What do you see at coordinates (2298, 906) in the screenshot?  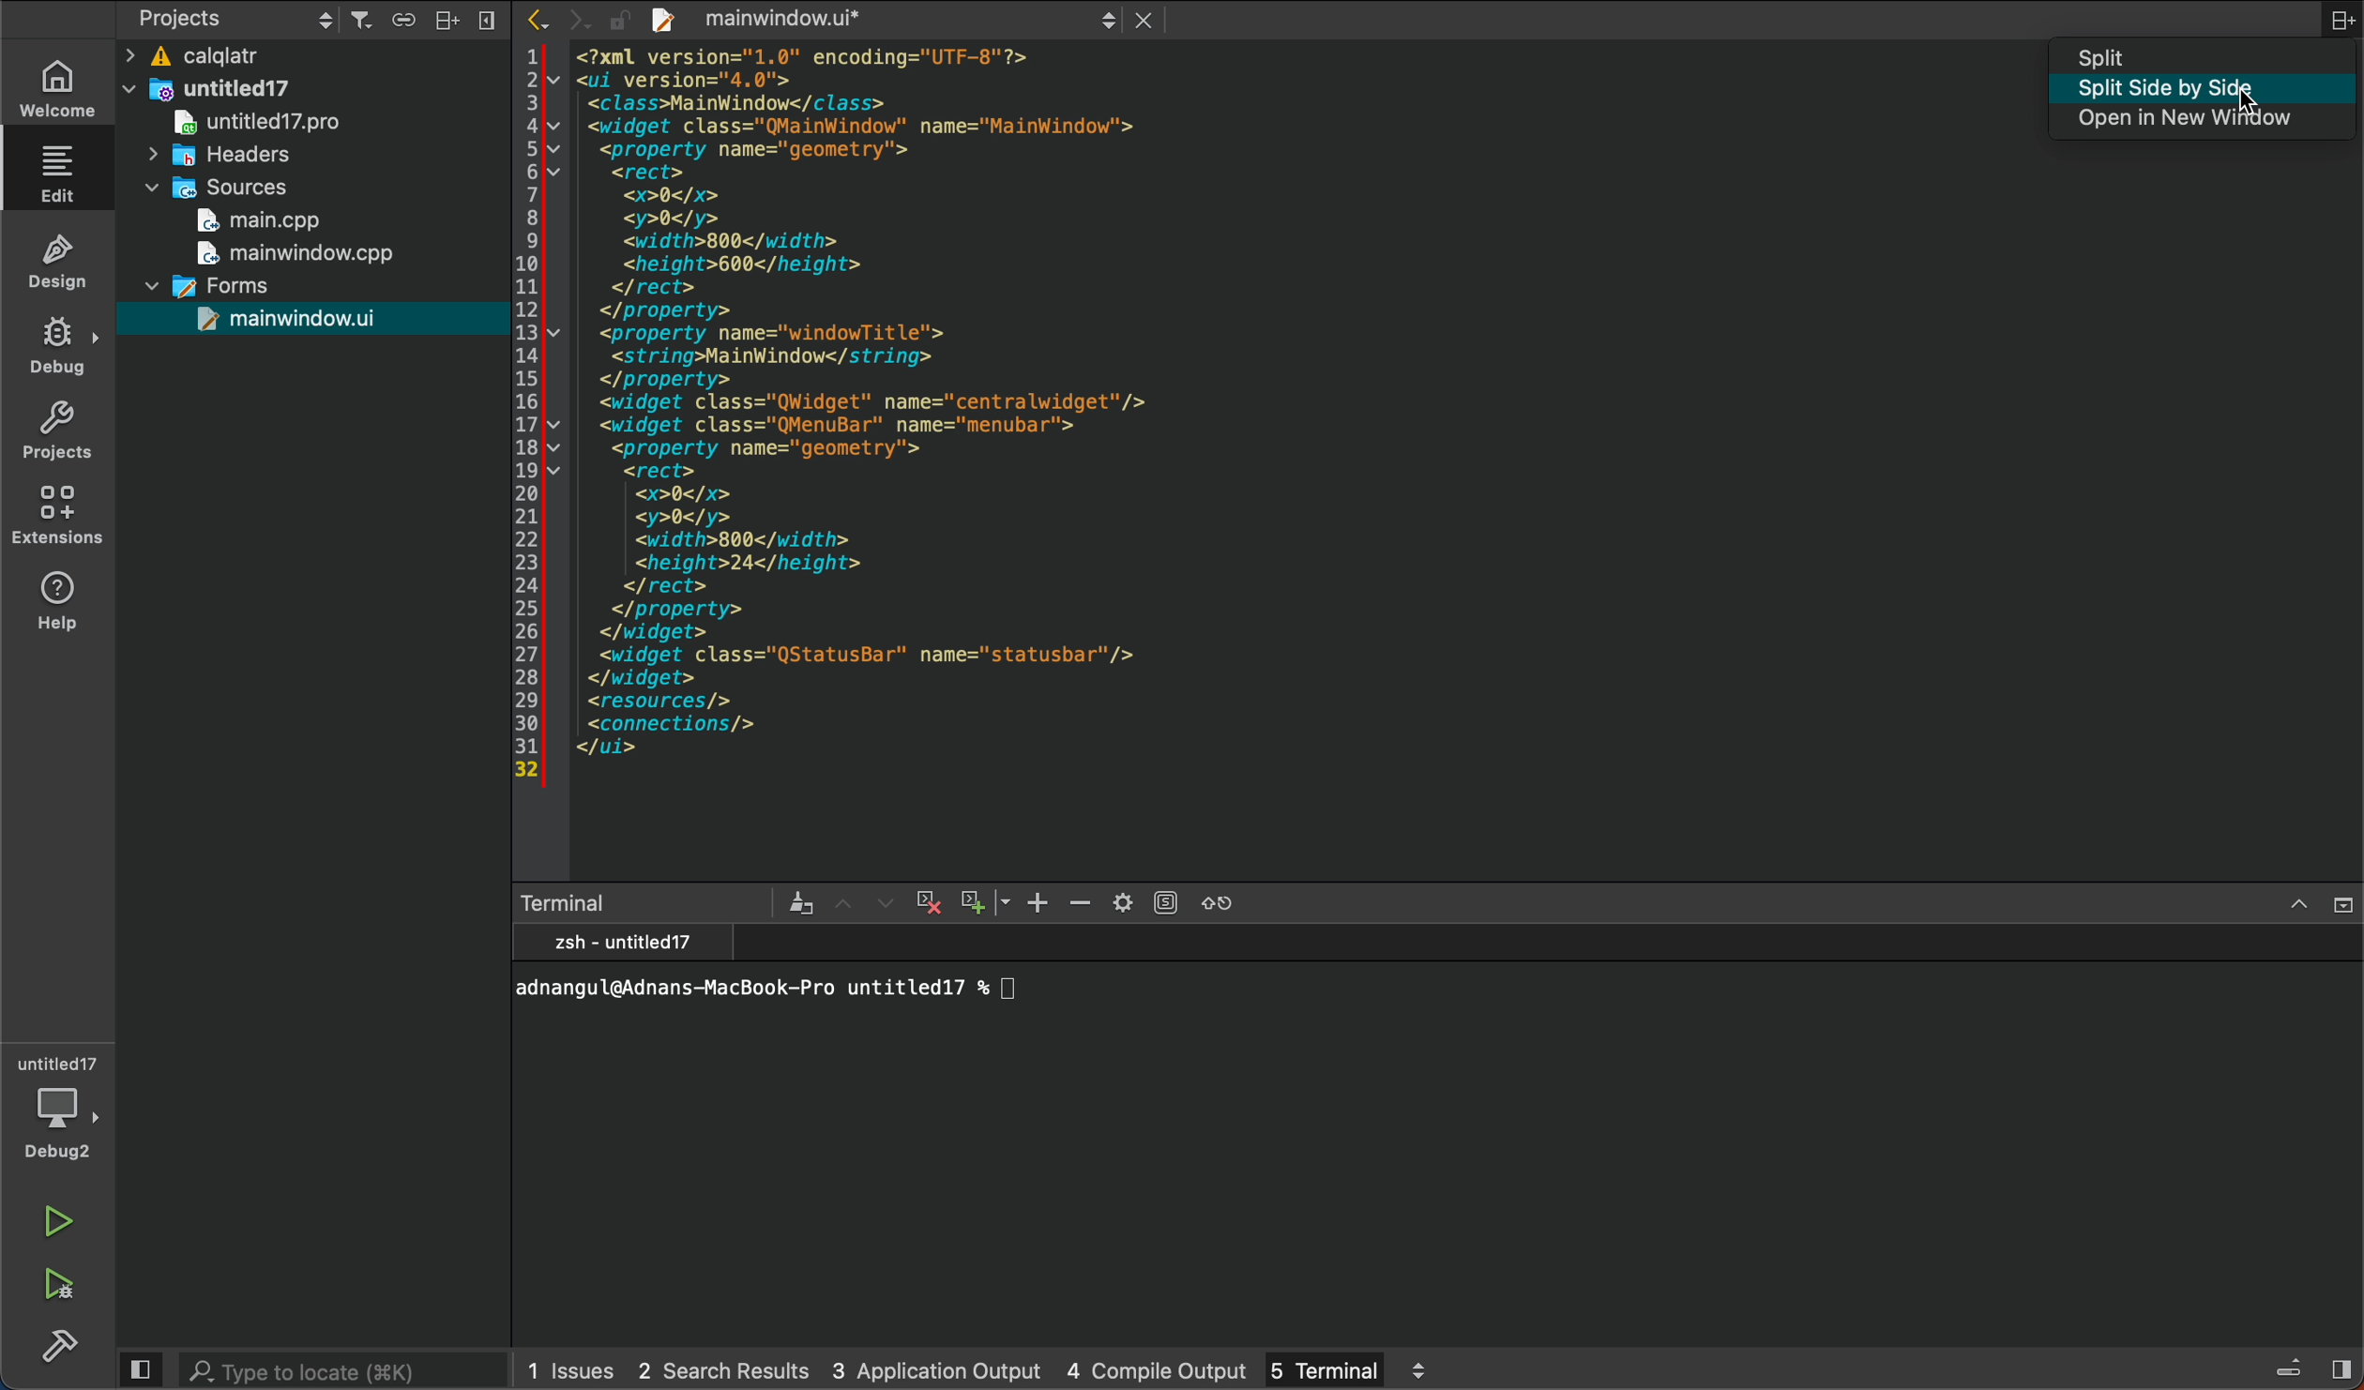 I see `maximize` at bounding box center [2298, 906].